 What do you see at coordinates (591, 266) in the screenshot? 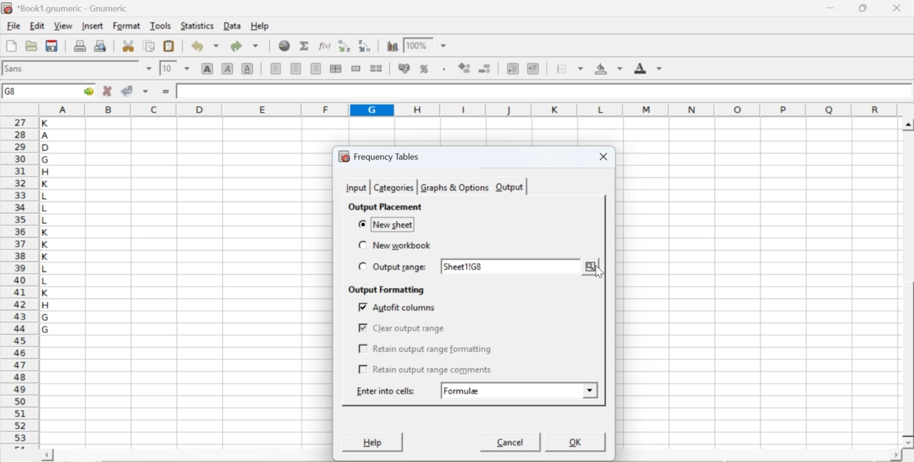
I see `more` at bounding box center [591, 266].